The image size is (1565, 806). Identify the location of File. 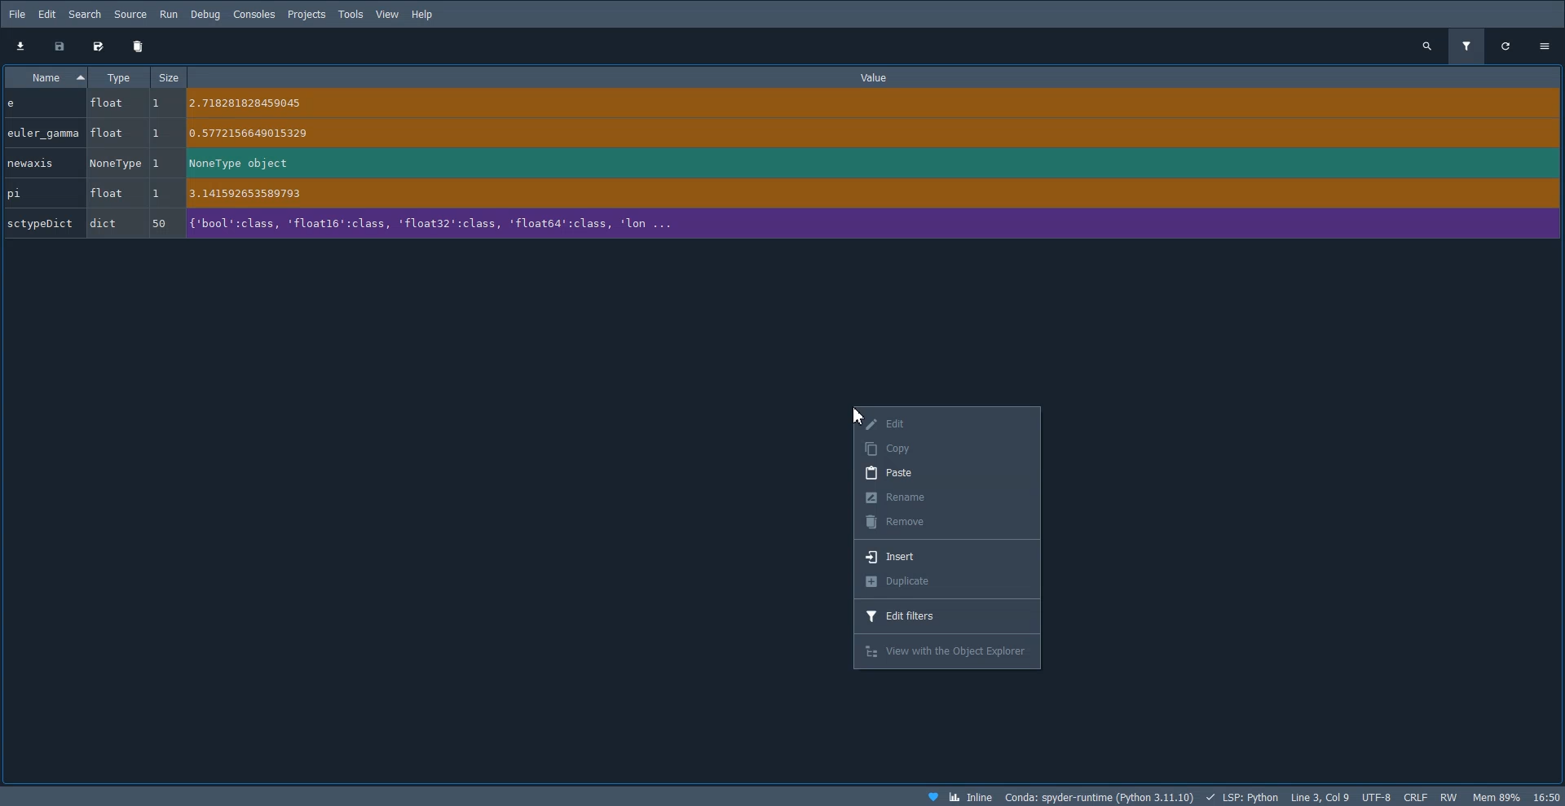
(19, 13).